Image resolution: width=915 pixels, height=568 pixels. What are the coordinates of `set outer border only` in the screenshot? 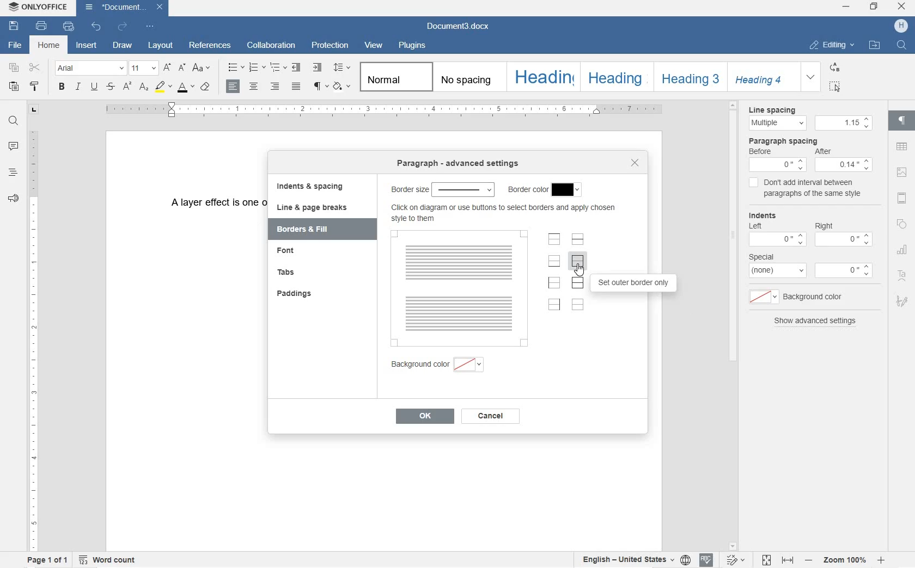 It's located at (578, 262).